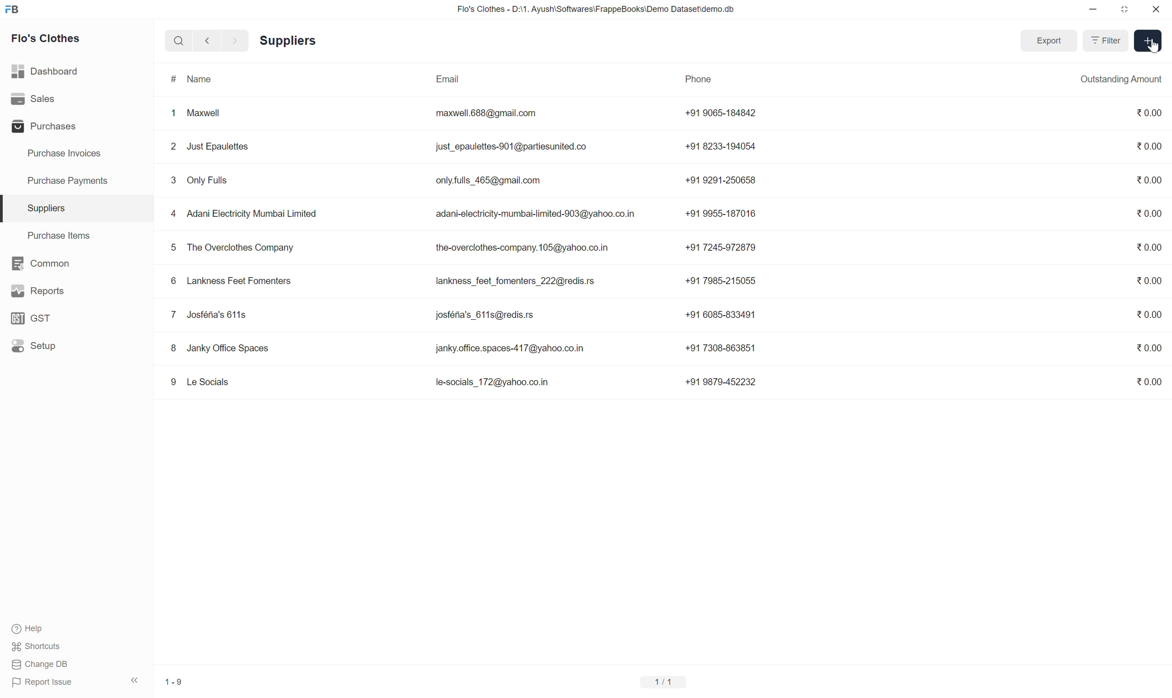 Image resolution: width=1172 pixels, height=698 pixels. What do you see at coordinates (488, 181) in the screenshot?
I see `only.fulls_465@gmail.com` at bounding box center [488, 181].